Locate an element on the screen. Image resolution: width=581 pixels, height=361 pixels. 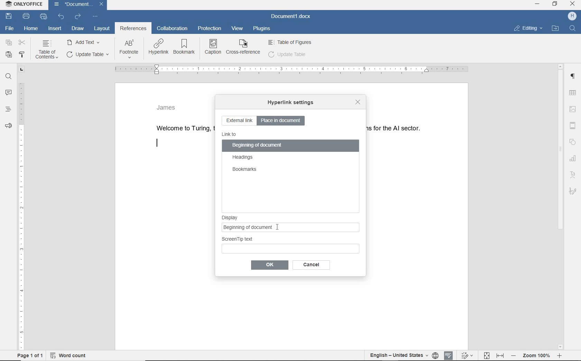
customize quick access bar is located at coordinates (94, 17).